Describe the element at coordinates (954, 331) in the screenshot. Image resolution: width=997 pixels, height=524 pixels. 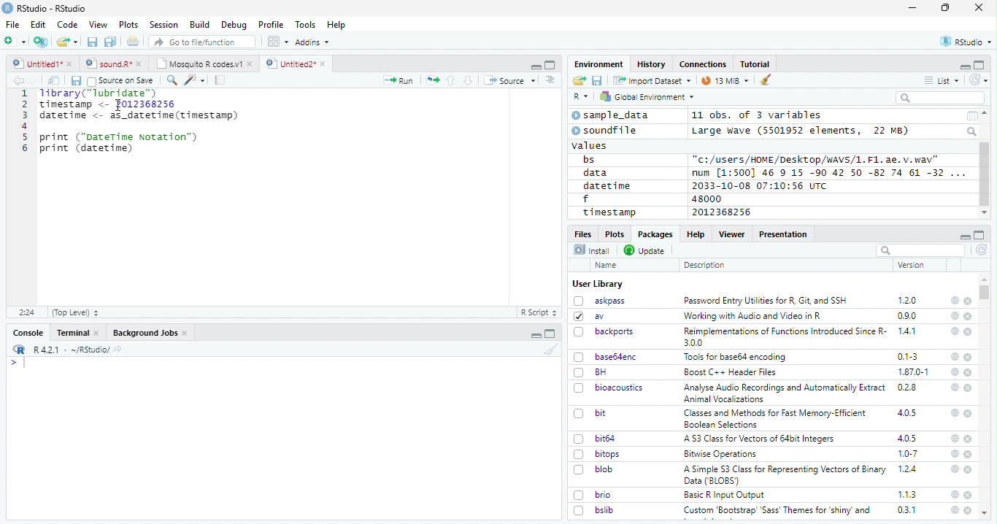
I see `help` at that location.